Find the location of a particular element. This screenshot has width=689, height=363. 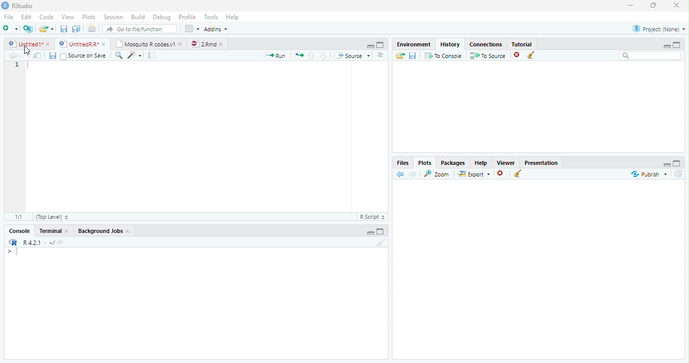

Files is located at coordinates (403, 162).